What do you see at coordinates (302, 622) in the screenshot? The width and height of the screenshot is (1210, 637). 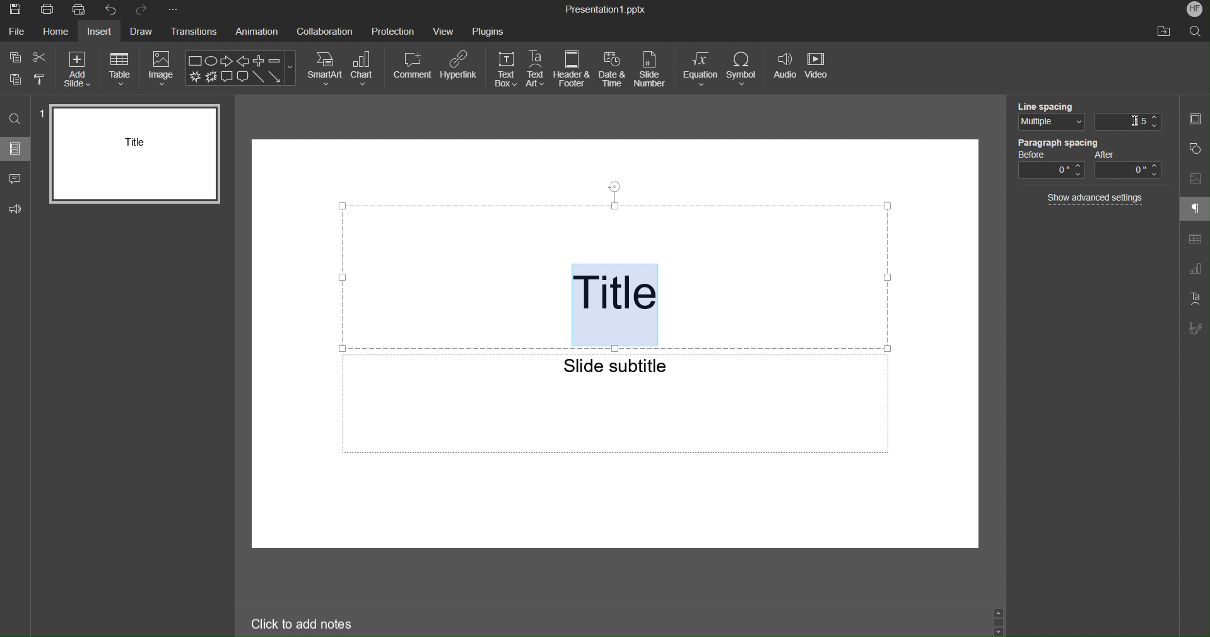 I see `Click to add notes` at bounding box center [302, 622].